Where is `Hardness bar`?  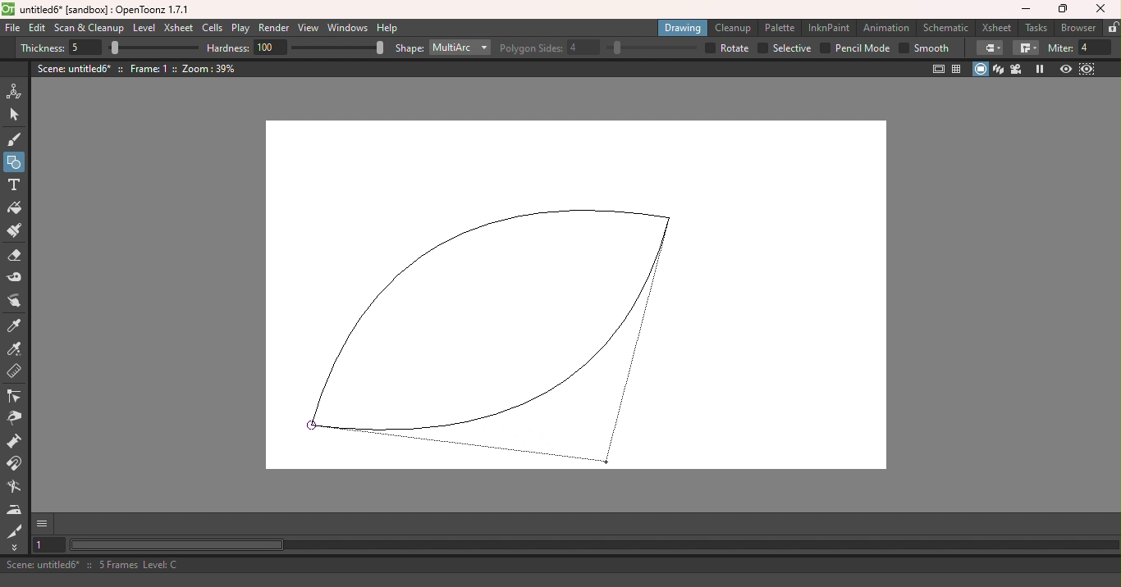
Hardness bar is located at coordinates (338, 48).